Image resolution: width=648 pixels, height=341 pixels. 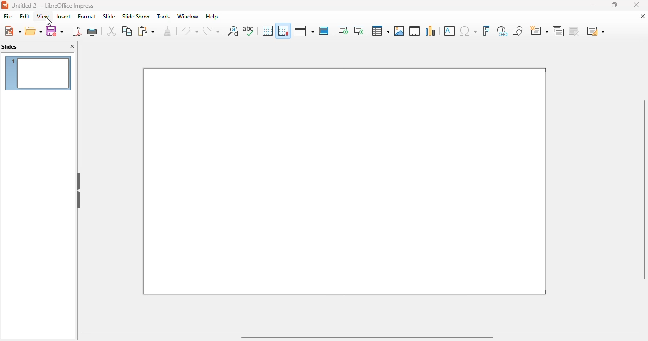 What do you see at coordinates (38, 73) in the screenshot?
I see `slide 1` at bounding box center [38, 73].